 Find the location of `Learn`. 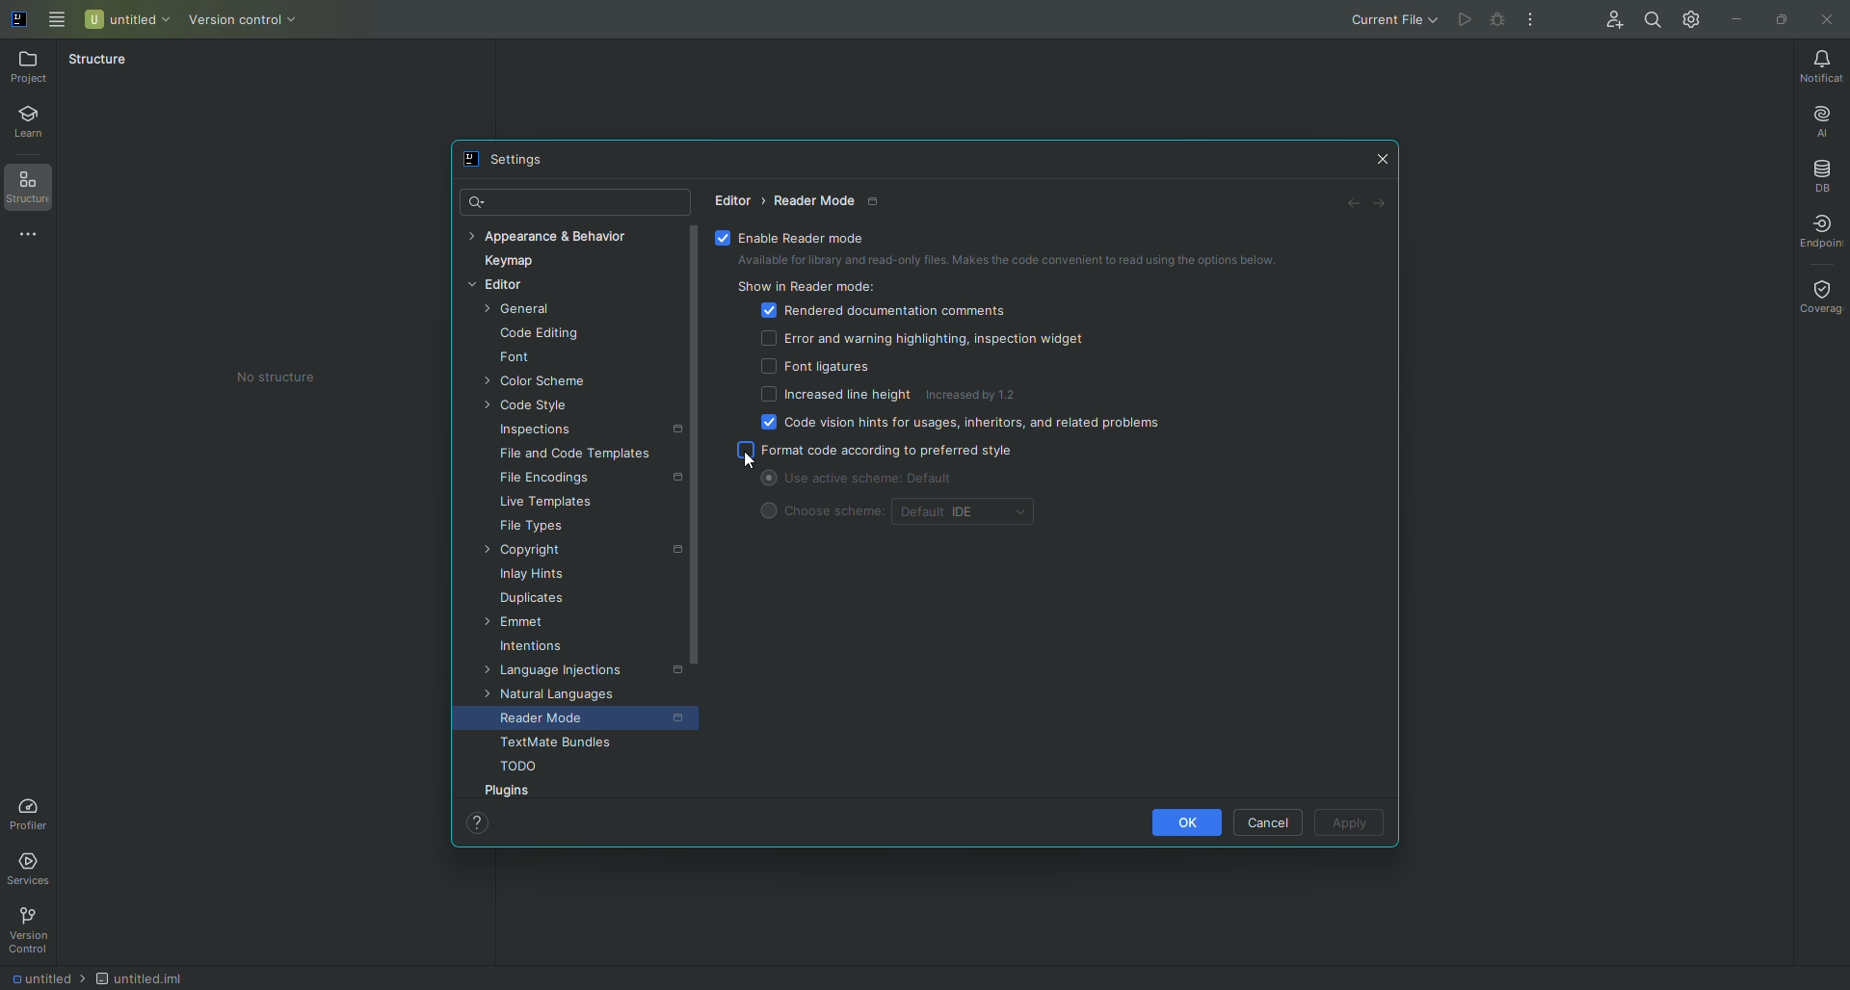

Learn is located at coordinates (35, 117).